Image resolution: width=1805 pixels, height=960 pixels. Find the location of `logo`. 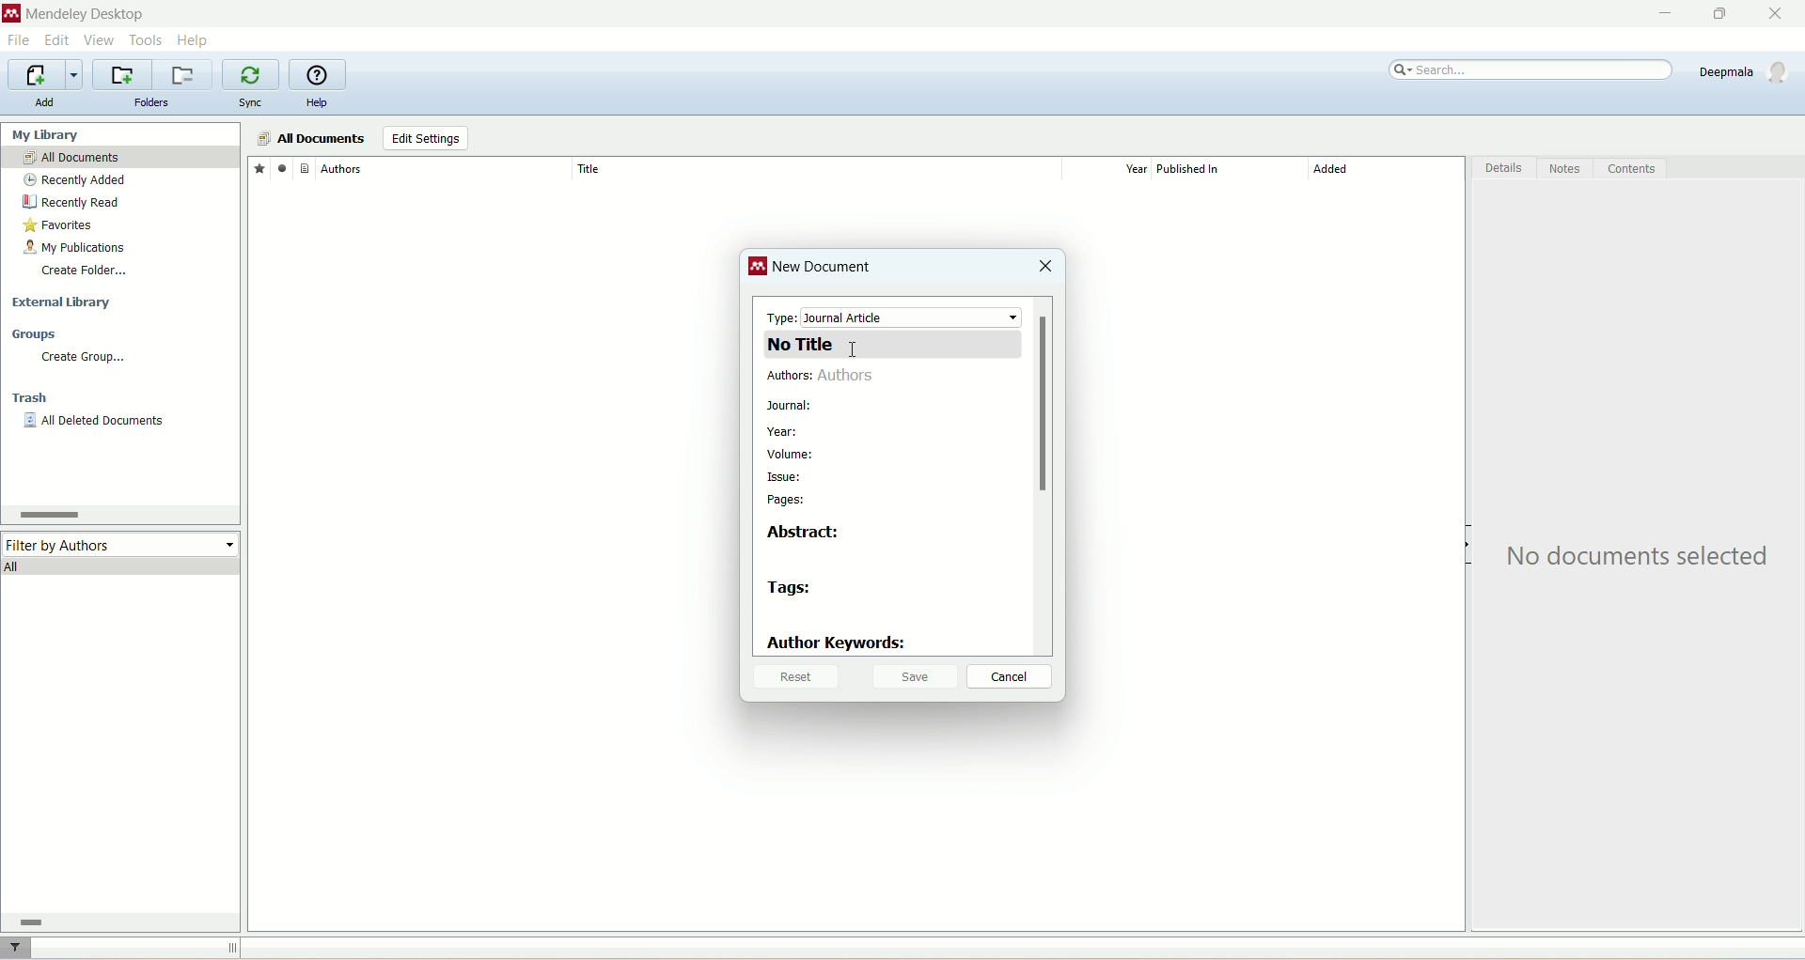

logo is located at coordinates (759, 269).